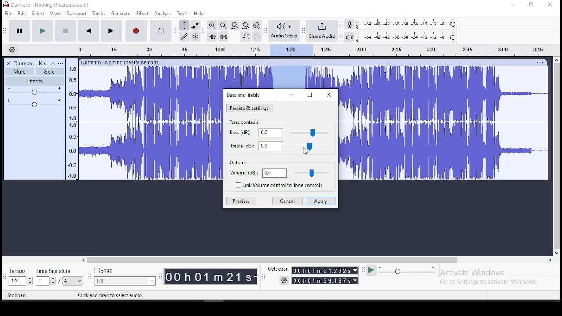  What do you see at coordinates (316, 260) in the screenshot?
I see `horizontal scroll bar` at bounding box center [316, 260].